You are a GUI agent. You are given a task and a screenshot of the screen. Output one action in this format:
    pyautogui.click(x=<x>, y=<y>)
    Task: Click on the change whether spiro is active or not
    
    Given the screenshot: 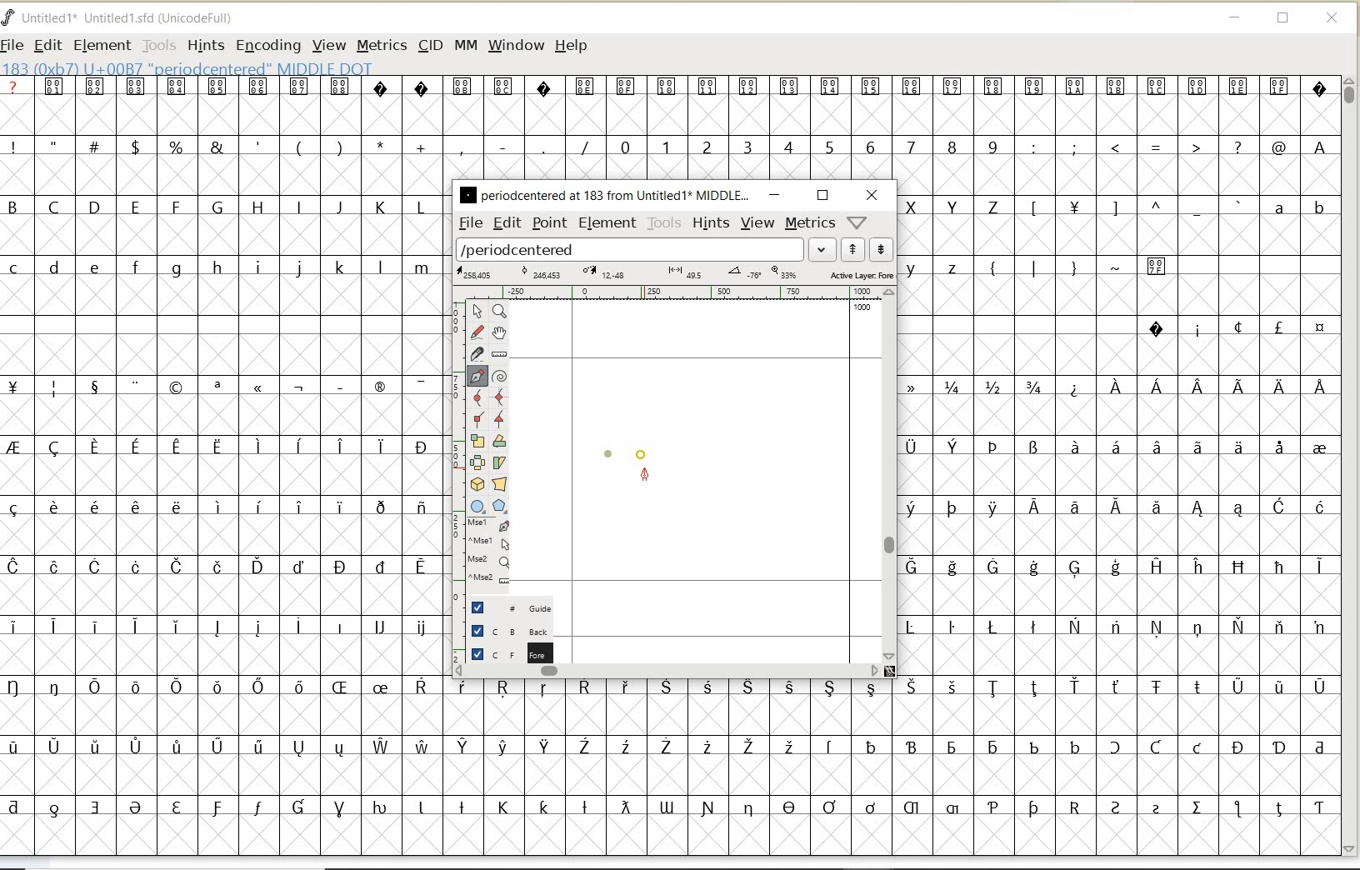 What is the action you would take?
    pyautogui.click(x=499, y=374)
    